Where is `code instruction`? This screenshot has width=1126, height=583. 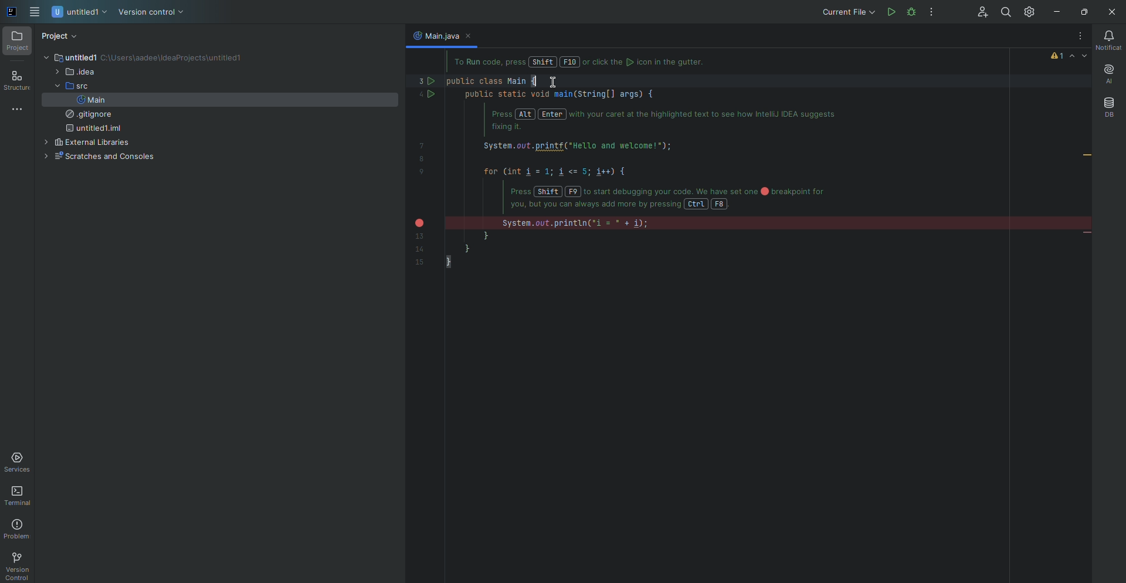
code instruction is located at coordinates (588, 63).